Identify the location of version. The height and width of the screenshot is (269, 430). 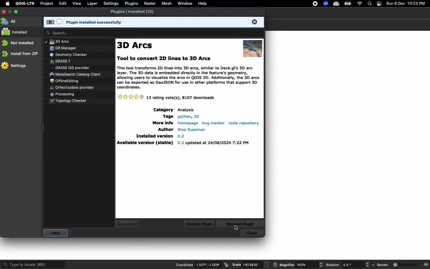
(213, 143).